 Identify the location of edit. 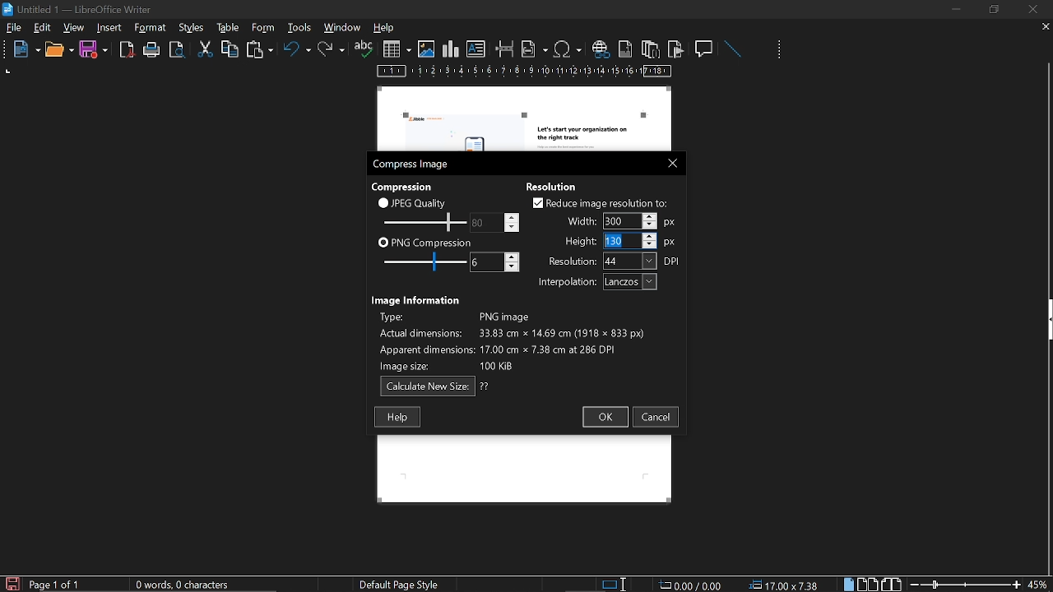
(43, 29).